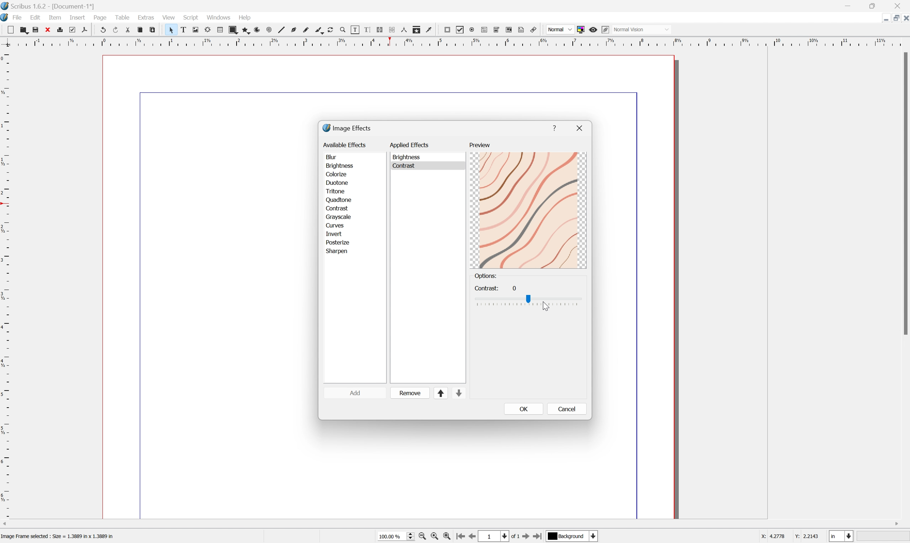 Image resolution: width=910 pixels, height=543 pixels. I want to click on Table, so click(220, 30).